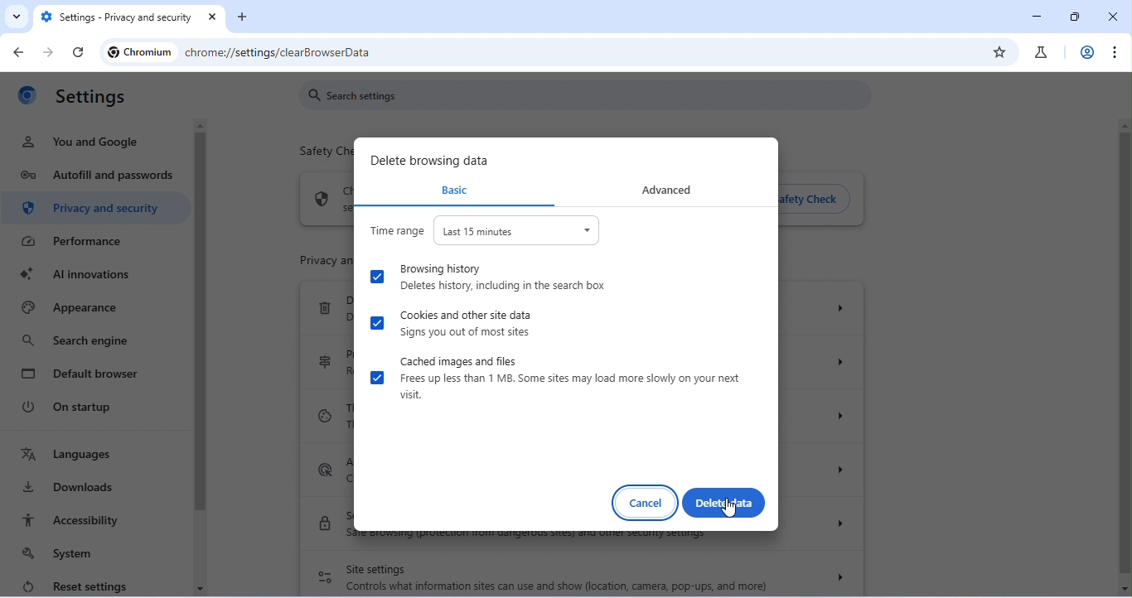  I want to click on drop down, so click(834, 522).